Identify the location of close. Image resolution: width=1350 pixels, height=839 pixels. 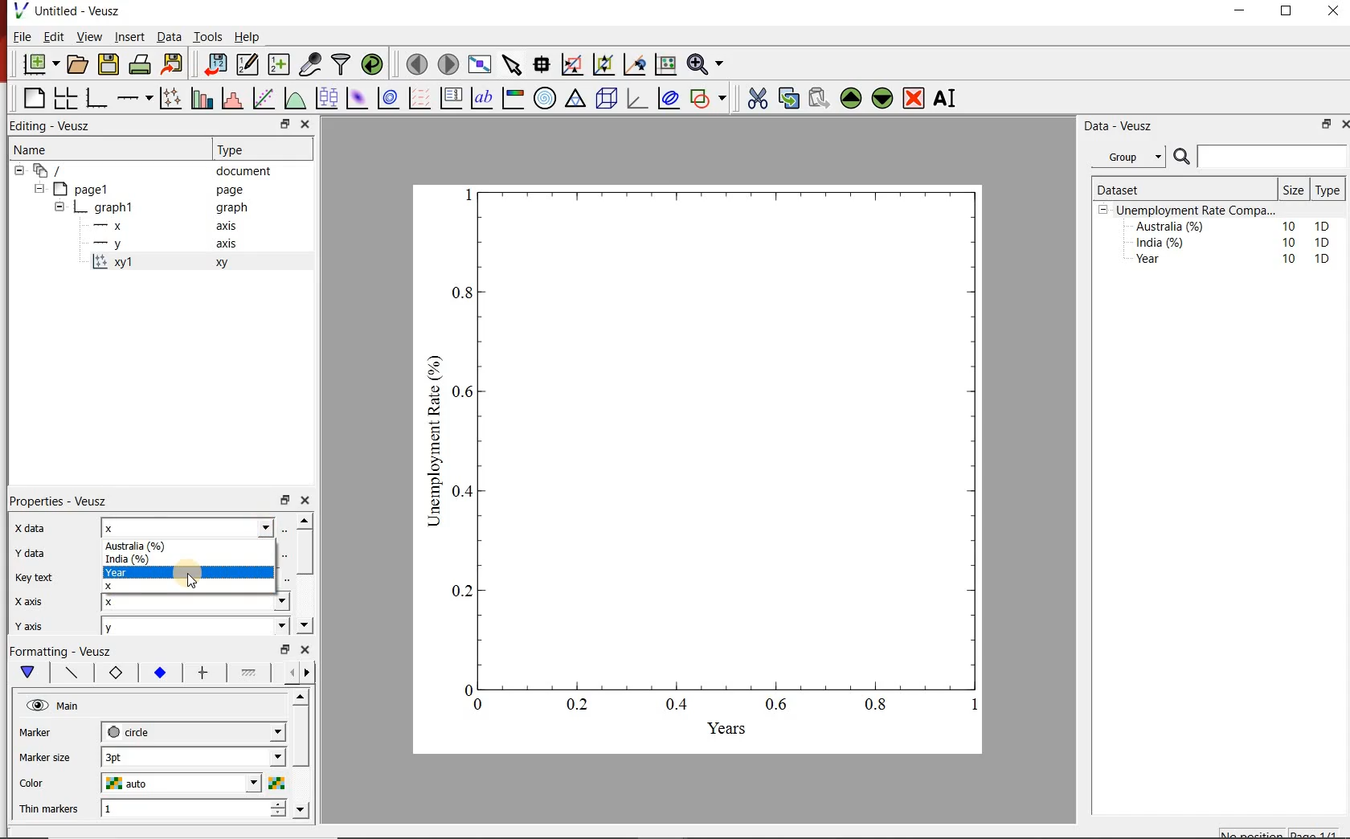
(306, 649).